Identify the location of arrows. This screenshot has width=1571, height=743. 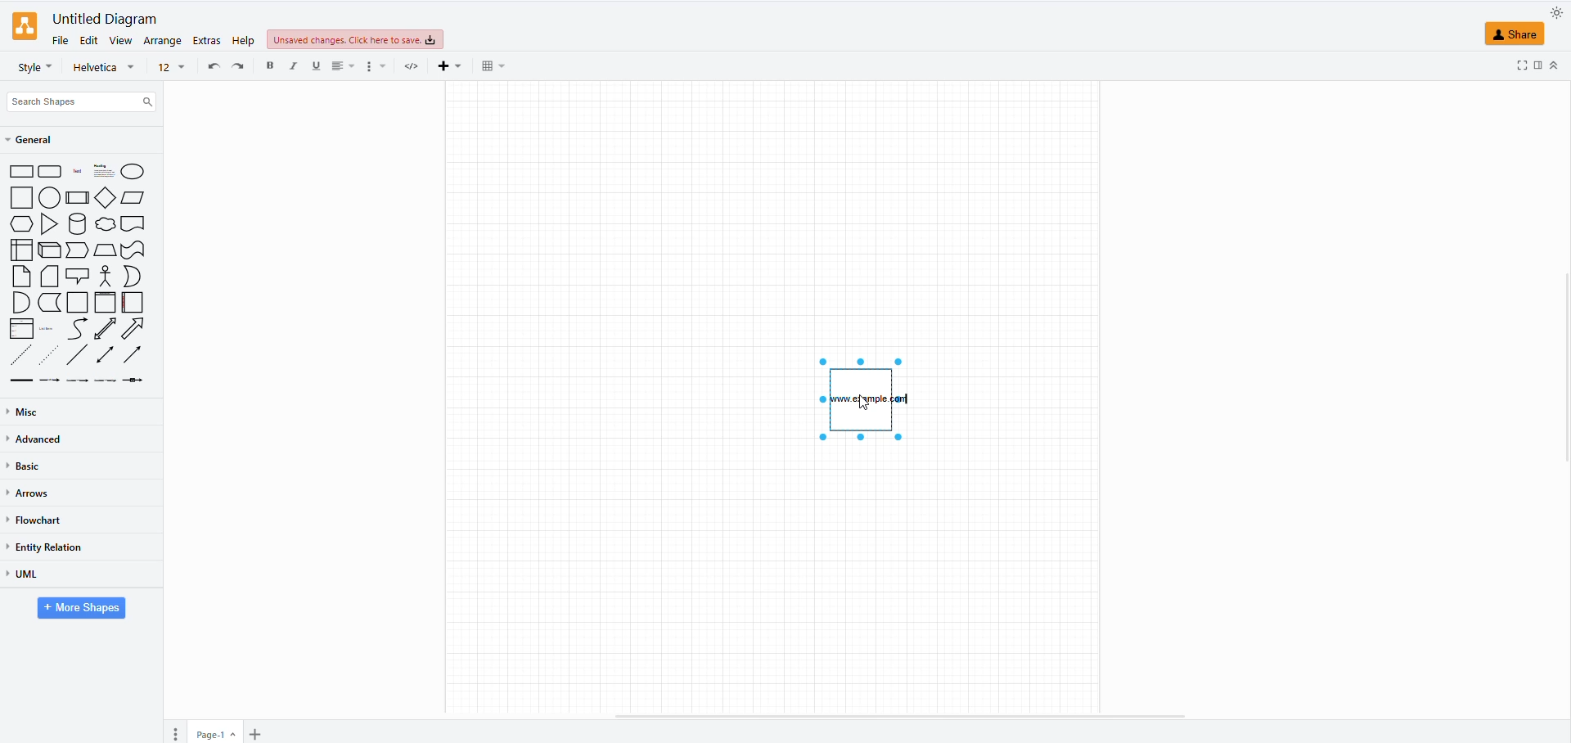
(29, 494).